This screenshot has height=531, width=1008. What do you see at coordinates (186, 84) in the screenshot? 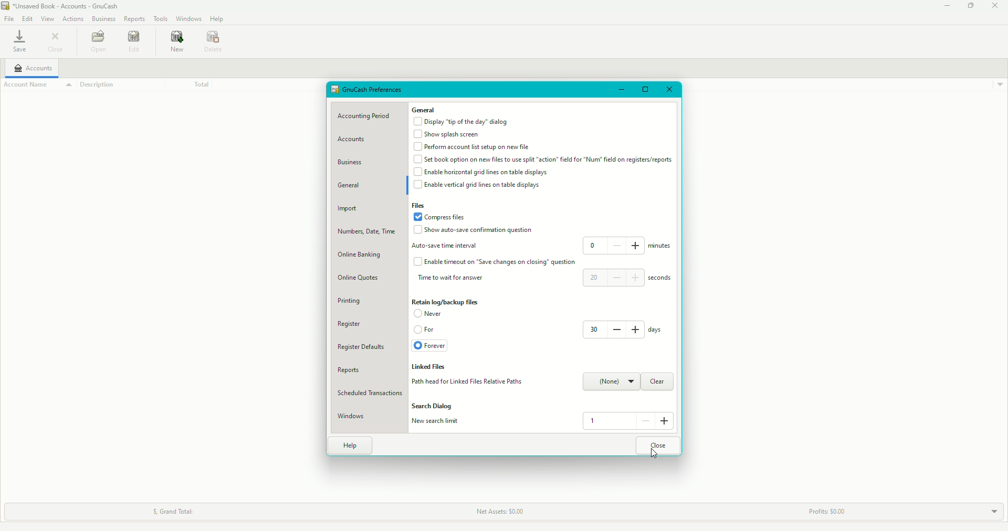
I see `Total` at bounding box center [186, 84].